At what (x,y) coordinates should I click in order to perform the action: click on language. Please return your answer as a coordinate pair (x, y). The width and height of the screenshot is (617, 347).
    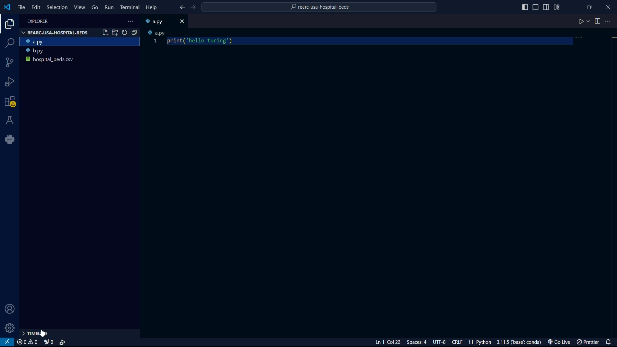
    Looking at the image, I should click on (478, 342).